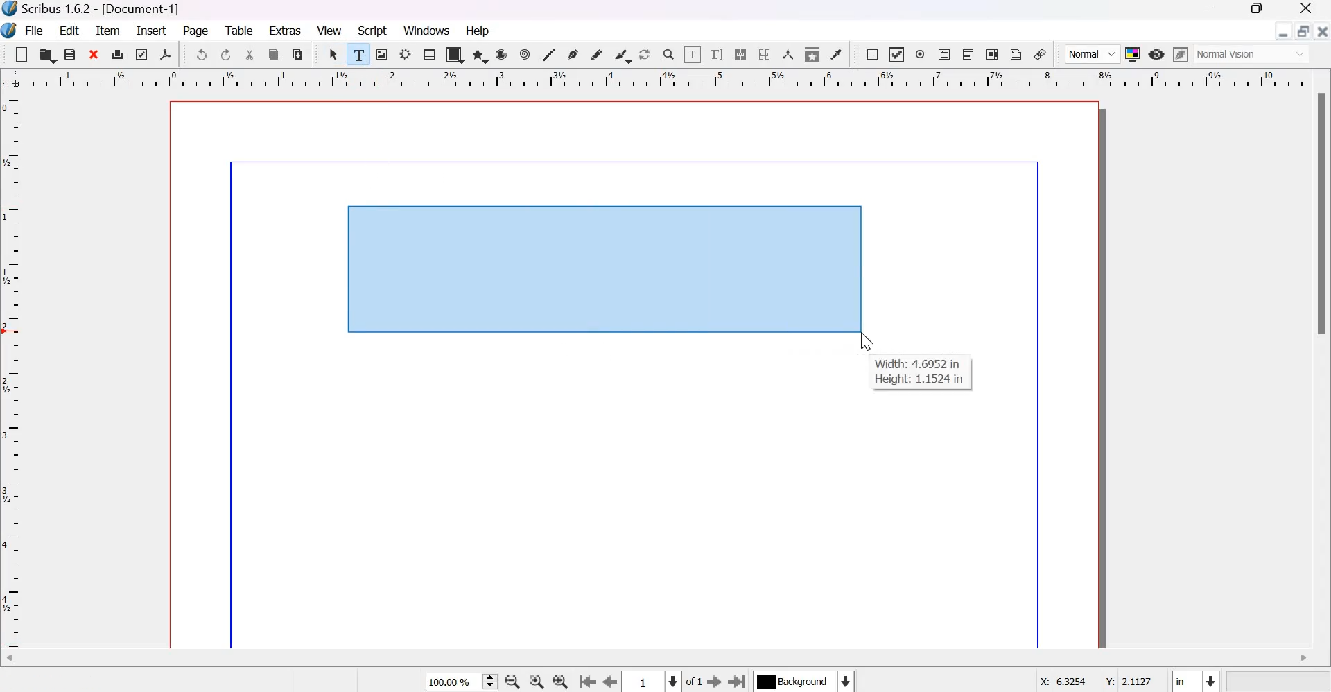  I want to click on Bezier curve, so click(573, 54).